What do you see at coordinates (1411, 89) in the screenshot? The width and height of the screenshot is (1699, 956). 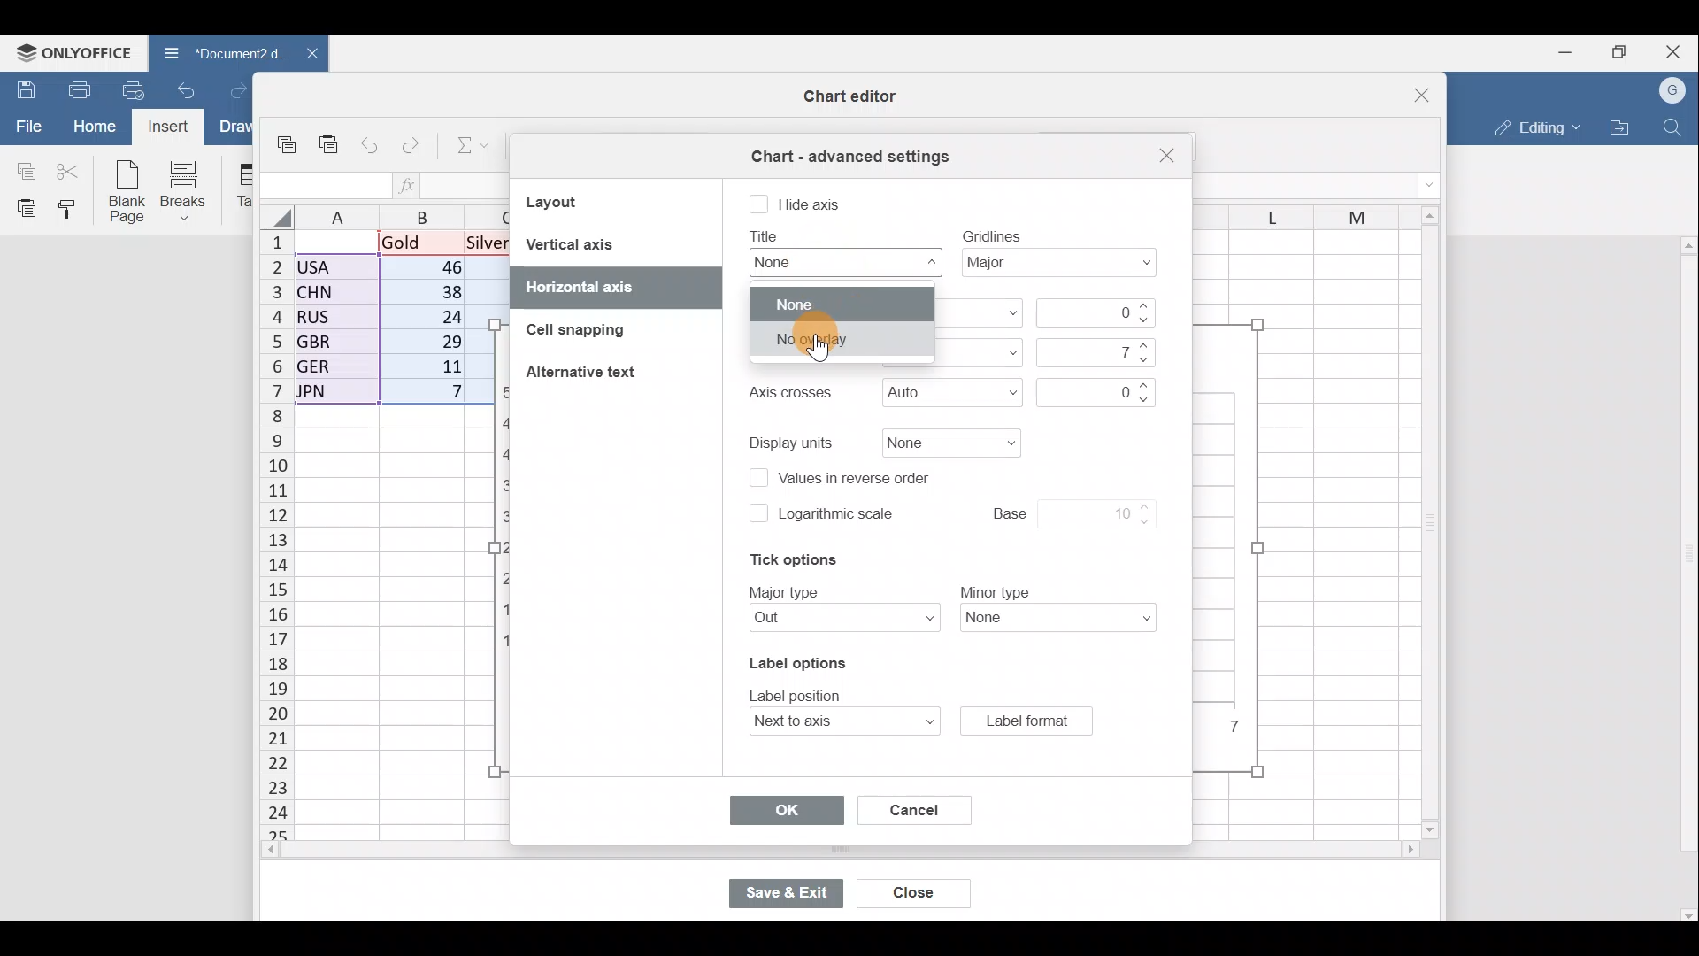 I see `Close` at bounding box center [1411, 89].